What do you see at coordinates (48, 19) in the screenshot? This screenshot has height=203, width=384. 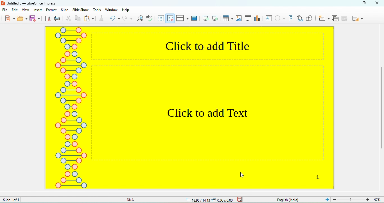 I see `export pdf` at bounding box center [48, 19].